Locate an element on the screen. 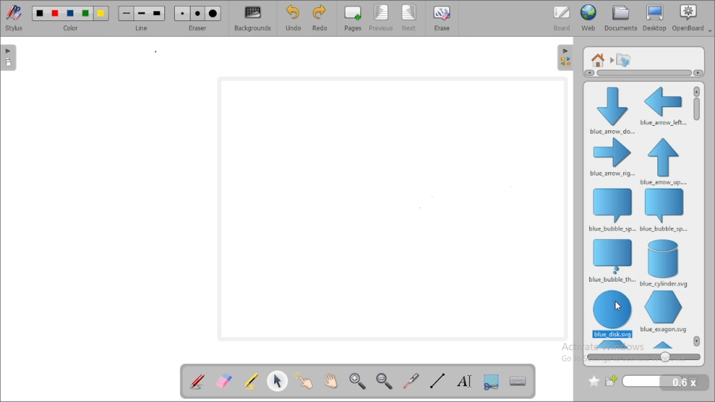 This screenshot has height=402, width=715. add to favorites is located at coordinates (594, 381).